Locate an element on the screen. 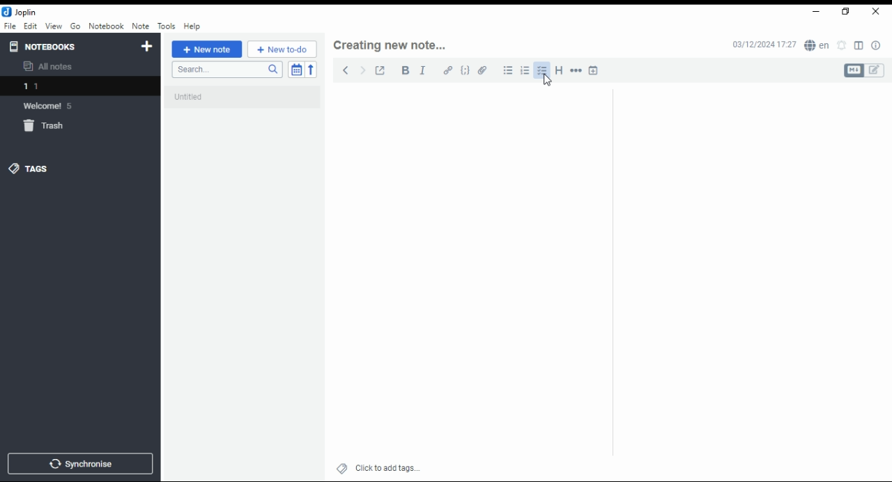  notebook 1 is located at coordinates (59, 86).